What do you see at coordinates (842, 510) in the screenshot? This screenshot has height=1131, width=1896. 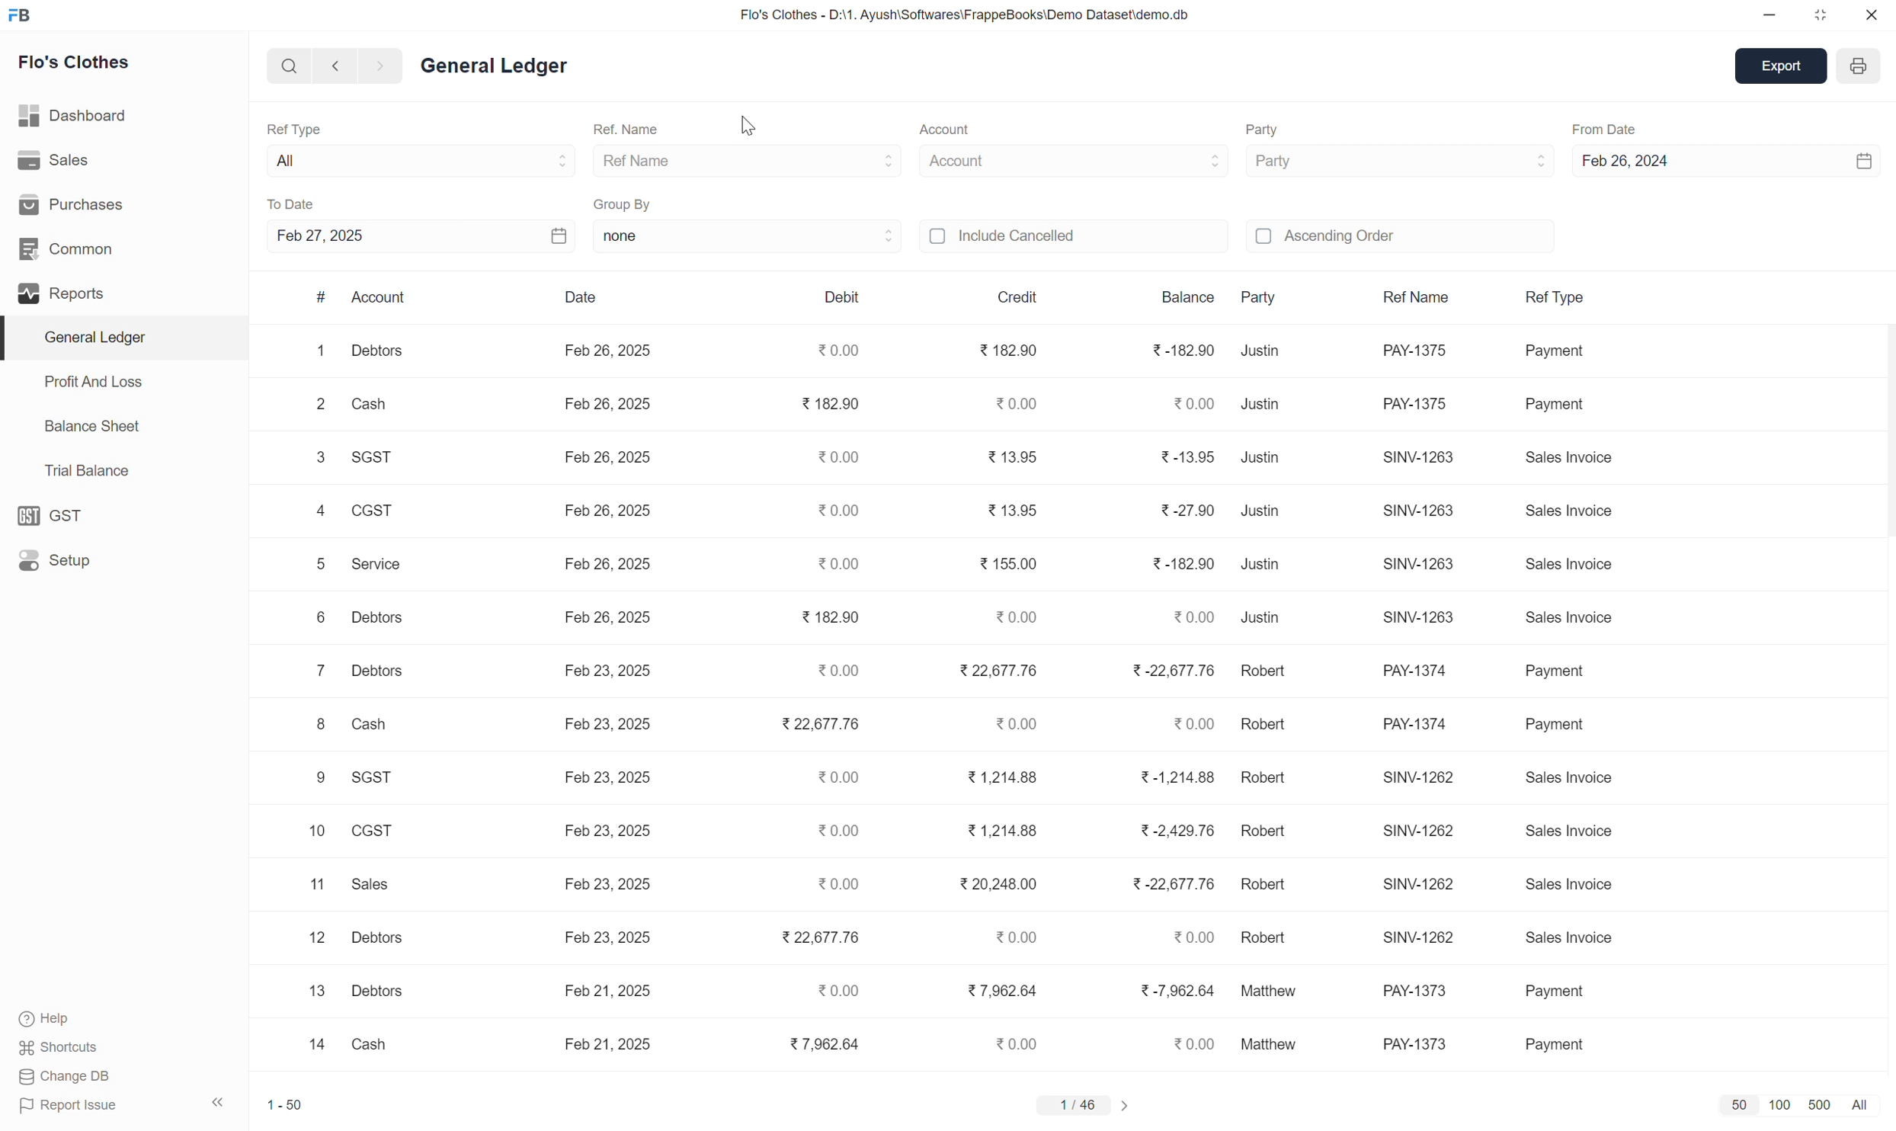 I see `0.00` at bounding box center [842, 510].